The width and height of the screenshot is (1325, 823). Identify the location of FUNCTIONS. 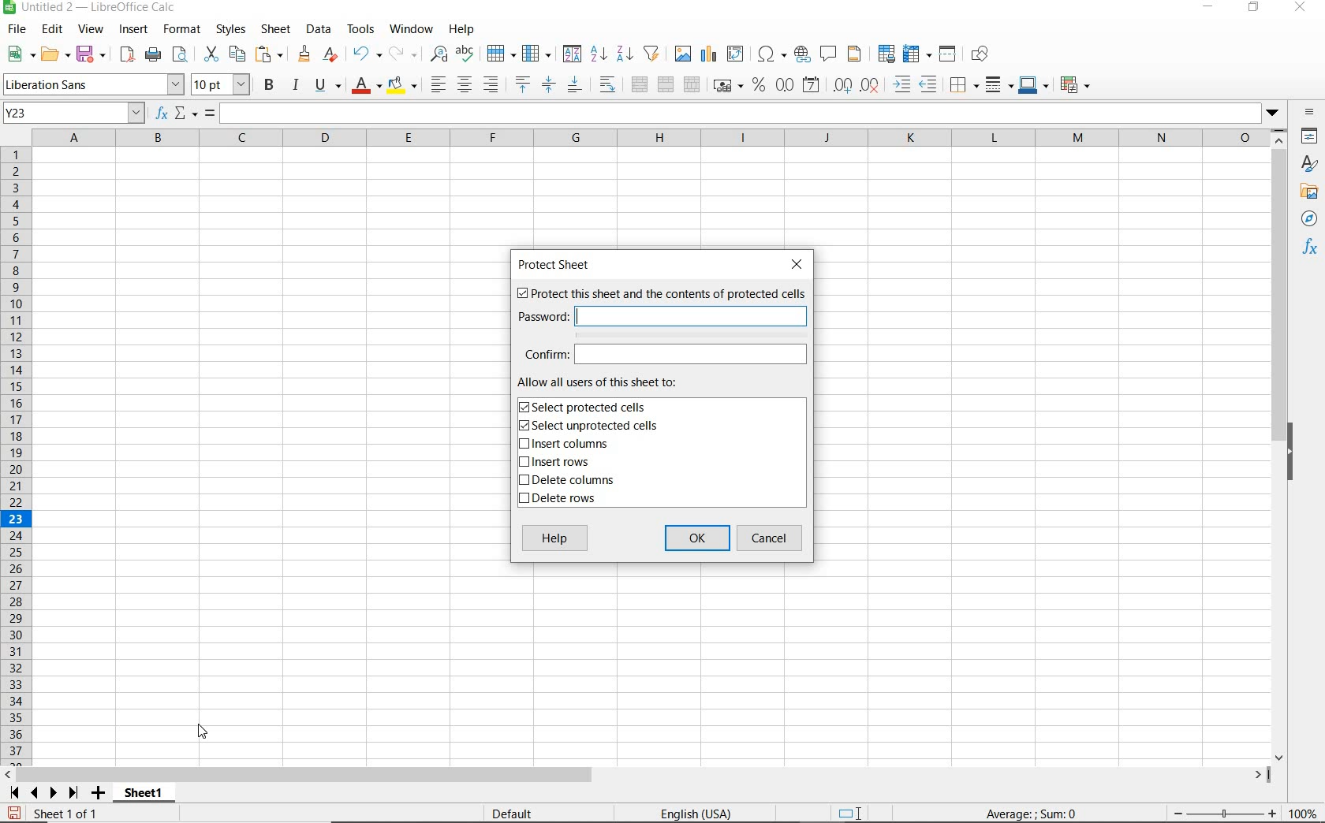
(1311, 249).